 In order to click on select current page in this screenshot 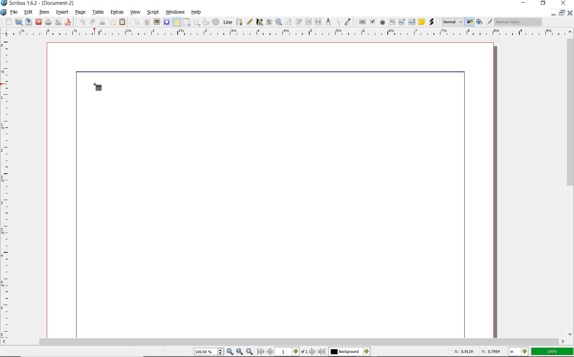, I will do `click(291, 352)`.